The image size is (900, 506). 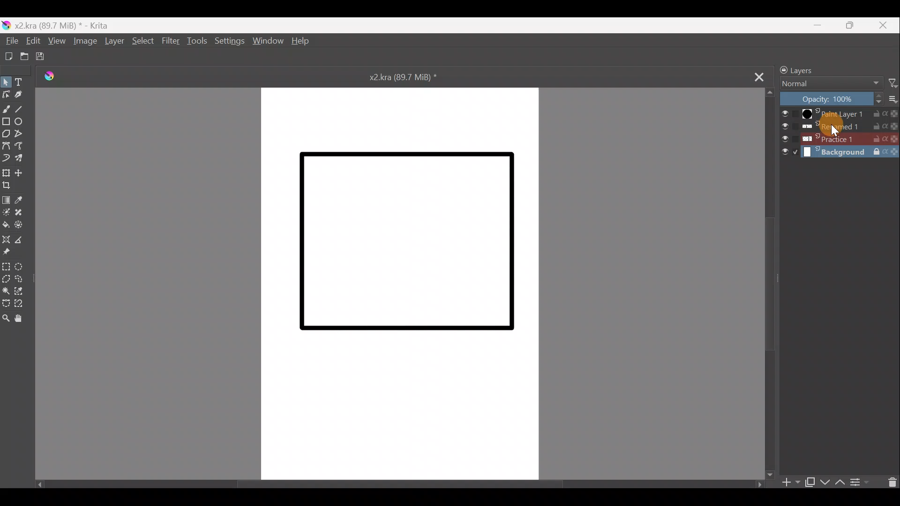 I want to click on Crop image to an area, so click(x=11, y=186).